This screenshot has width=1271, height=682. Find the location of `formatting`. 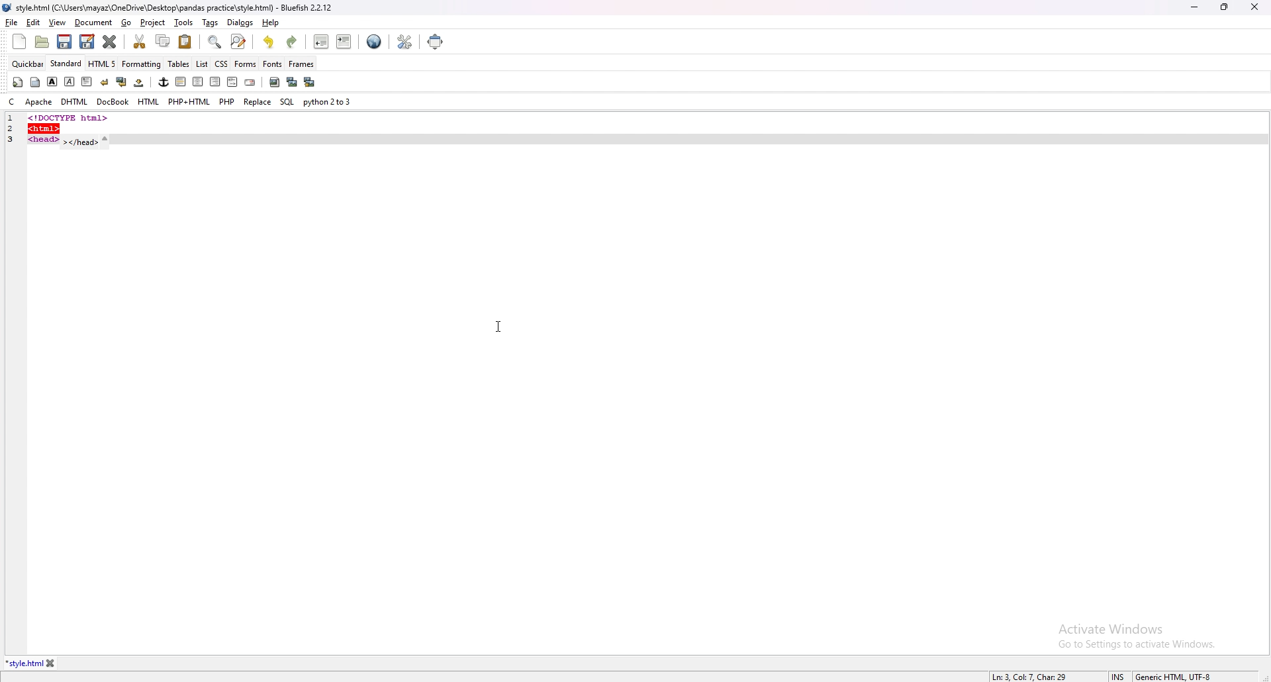

formatting is located at coordinates (142, 64).